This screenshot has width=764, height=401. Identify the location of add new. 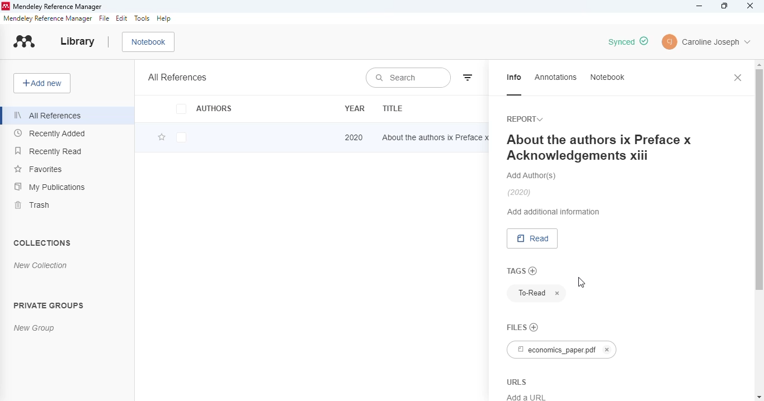
(42, 83).